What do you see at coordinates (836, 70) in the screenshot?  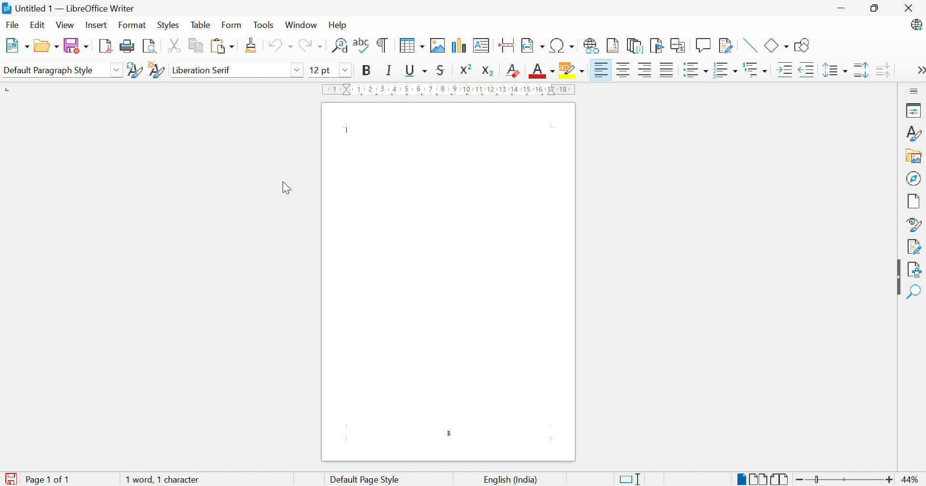 I see `Set line spacing` at bounding box center [836, 70].